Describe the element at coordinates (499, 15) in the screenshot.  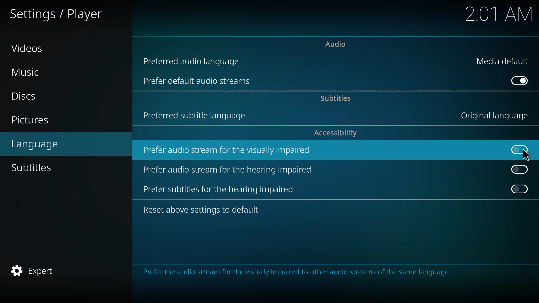
I see `time` at that location.